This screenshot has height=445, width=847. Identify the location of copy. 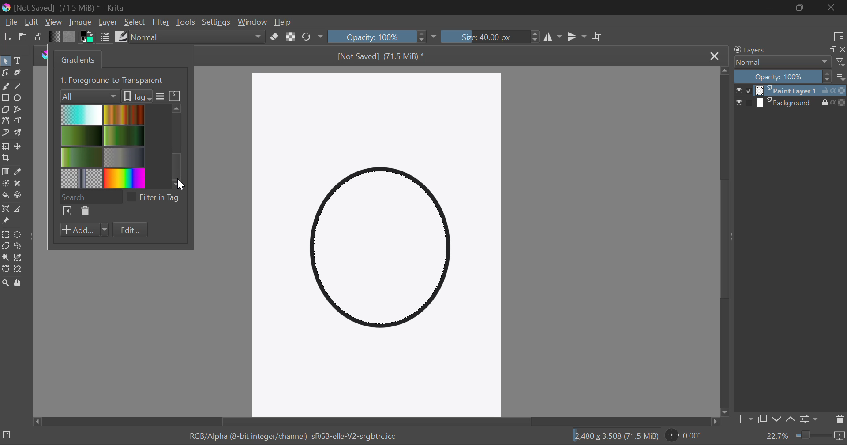
(832, 49).